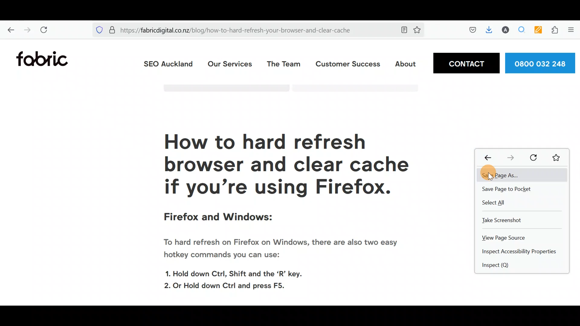  Describe the element at coordinates (492, 173) in the screenshot. I see `Cursor` at that location.